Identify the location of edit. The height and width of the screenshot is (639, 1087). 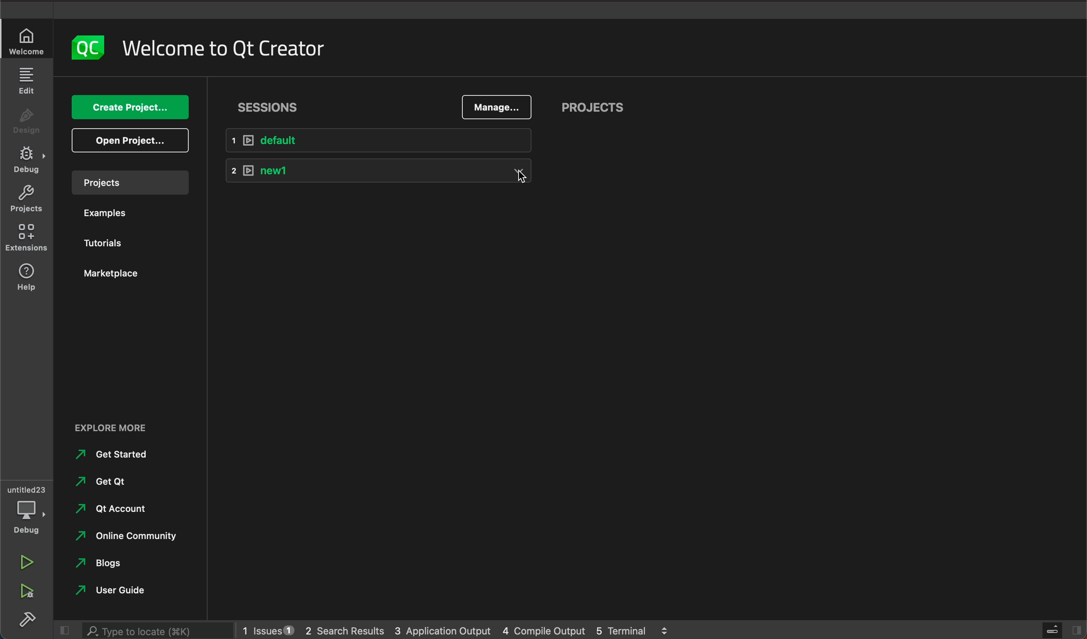
(28, 82).